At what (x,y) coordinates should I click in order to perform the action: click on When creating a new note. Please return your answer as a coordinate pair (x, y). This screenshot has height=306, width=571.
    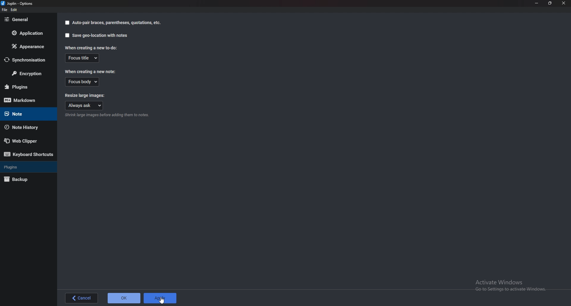
    Looking at the image, I should click on (90, 72).